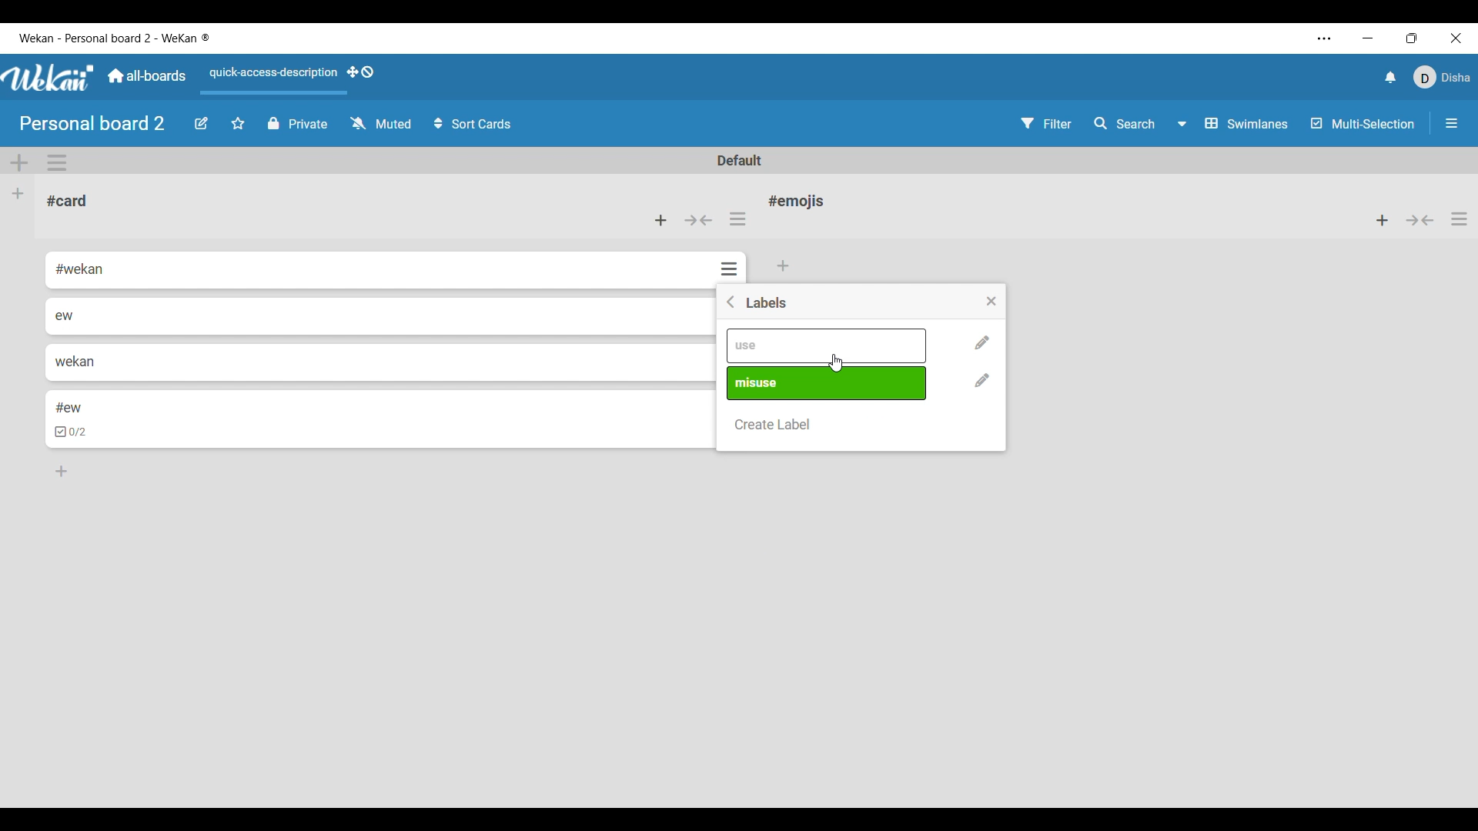 This screenshot has height=831, width=1478. What do you see at coordinates (360, 72) in the screenshot?
I see `Show desktop drag handles` at bounding box center [360, 72].